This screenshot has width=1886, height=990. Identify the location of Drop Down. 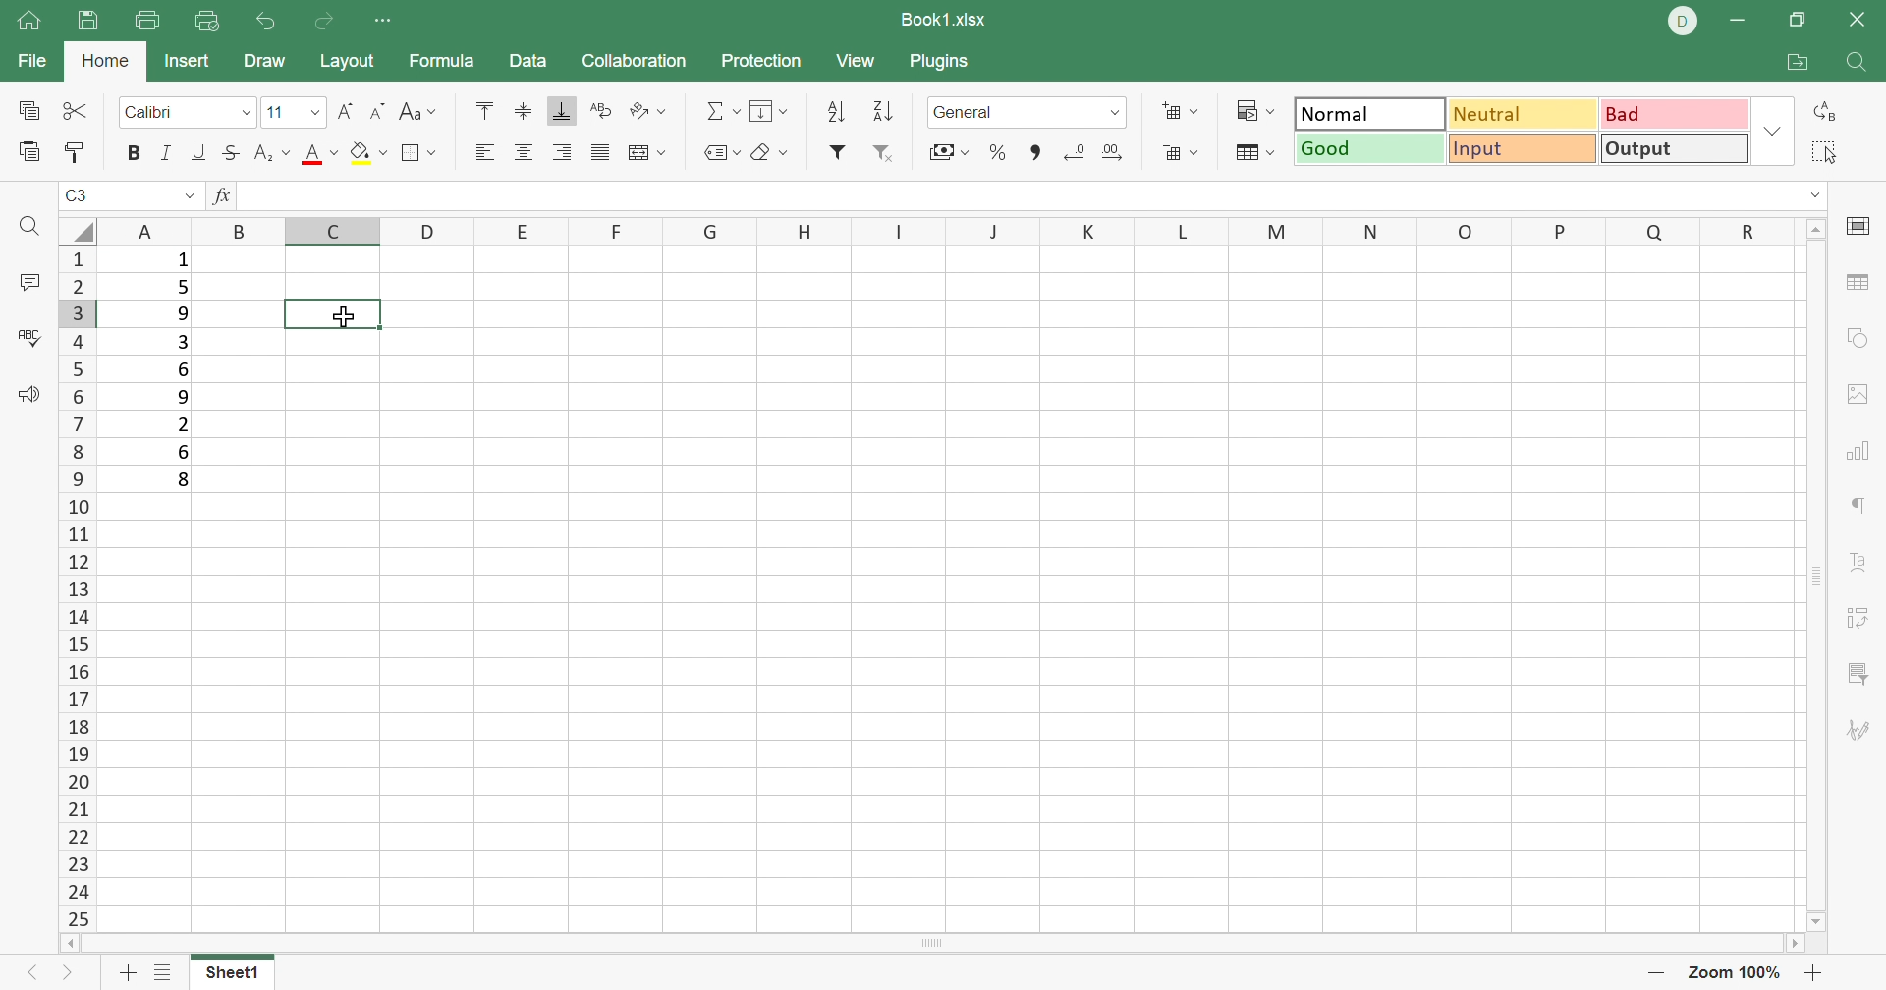
(246, 112).